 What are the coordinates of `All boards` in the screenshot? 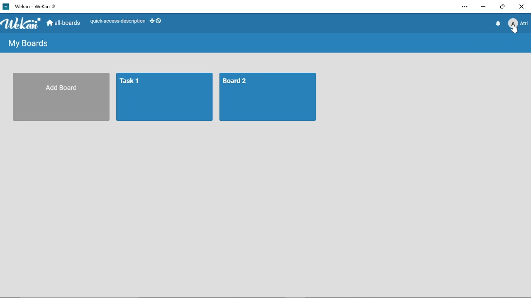 It's located at (63, 23).